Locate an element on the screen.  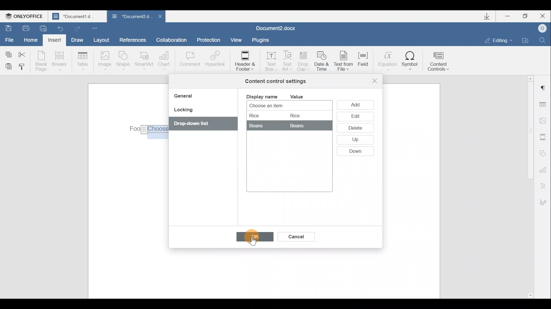
Table is located at coordinates (83, 62).